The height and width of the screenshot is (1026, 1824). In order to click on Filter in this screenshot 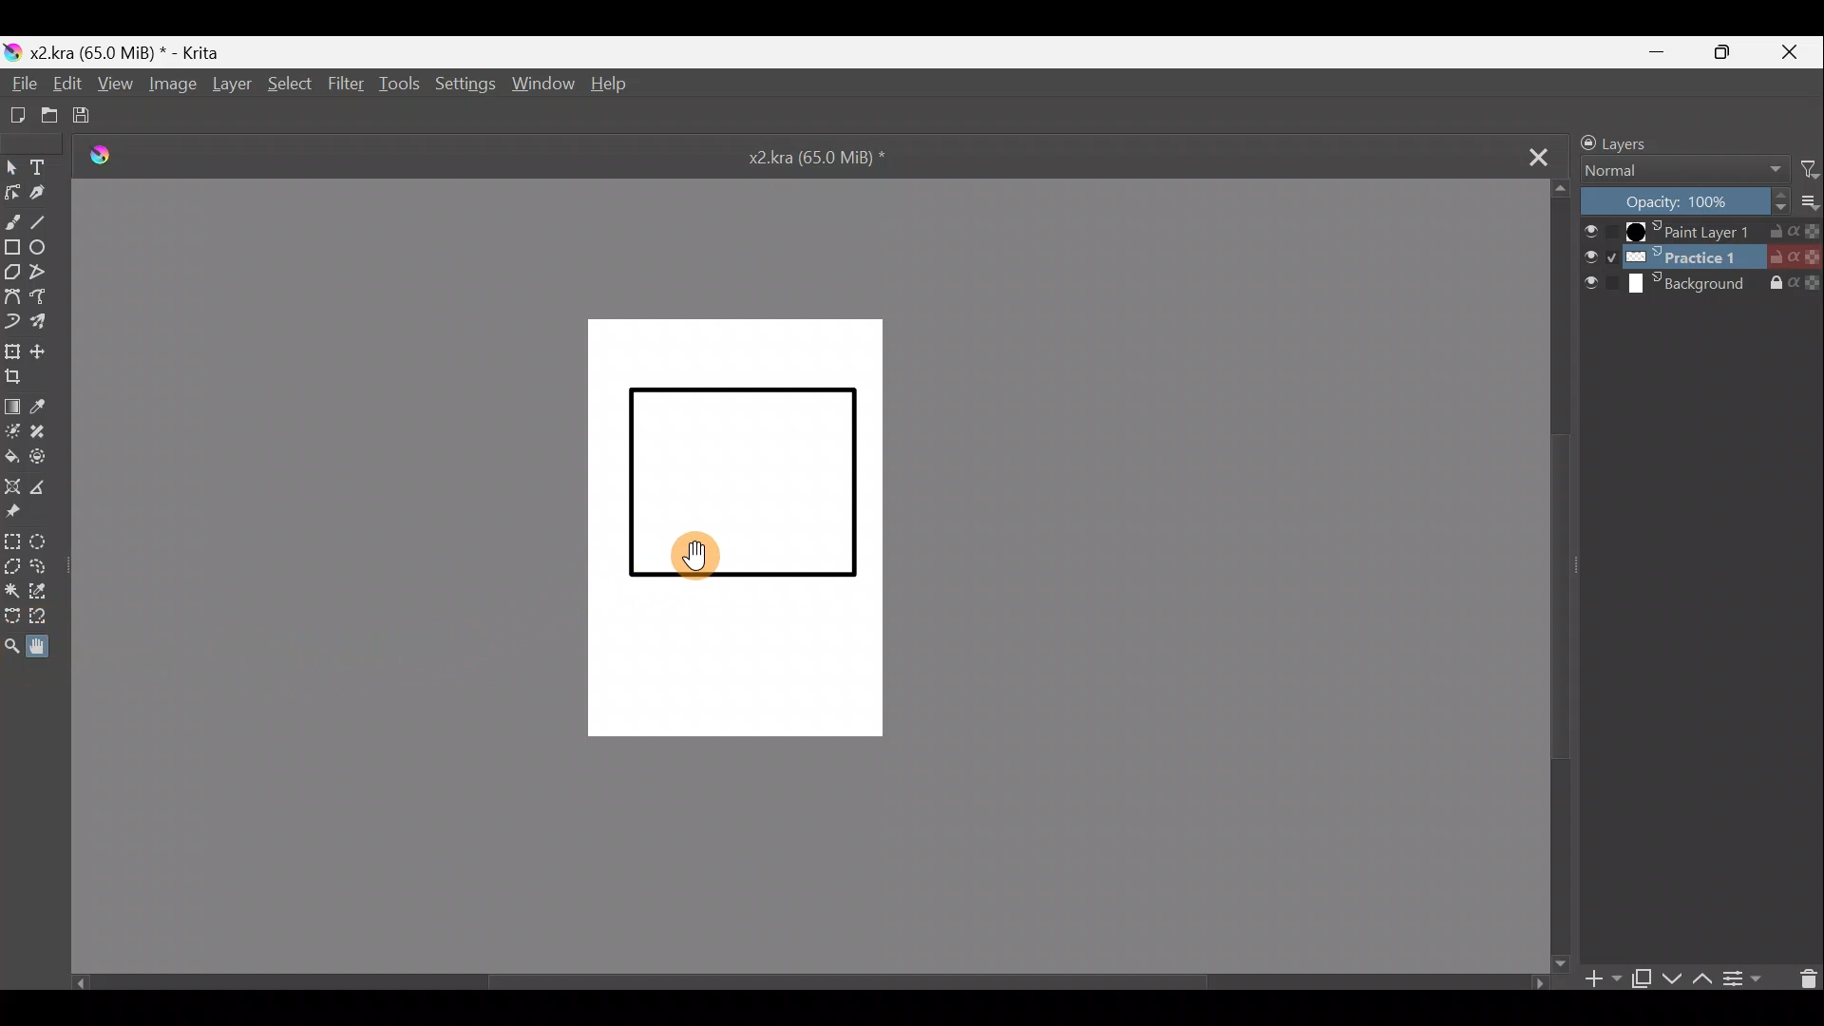, I will do `click(1802, 173)`.